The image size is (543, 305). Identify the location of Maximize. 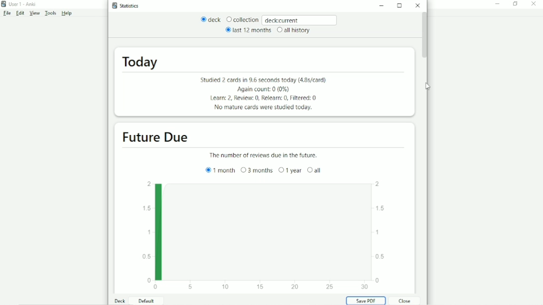
(400, 5).